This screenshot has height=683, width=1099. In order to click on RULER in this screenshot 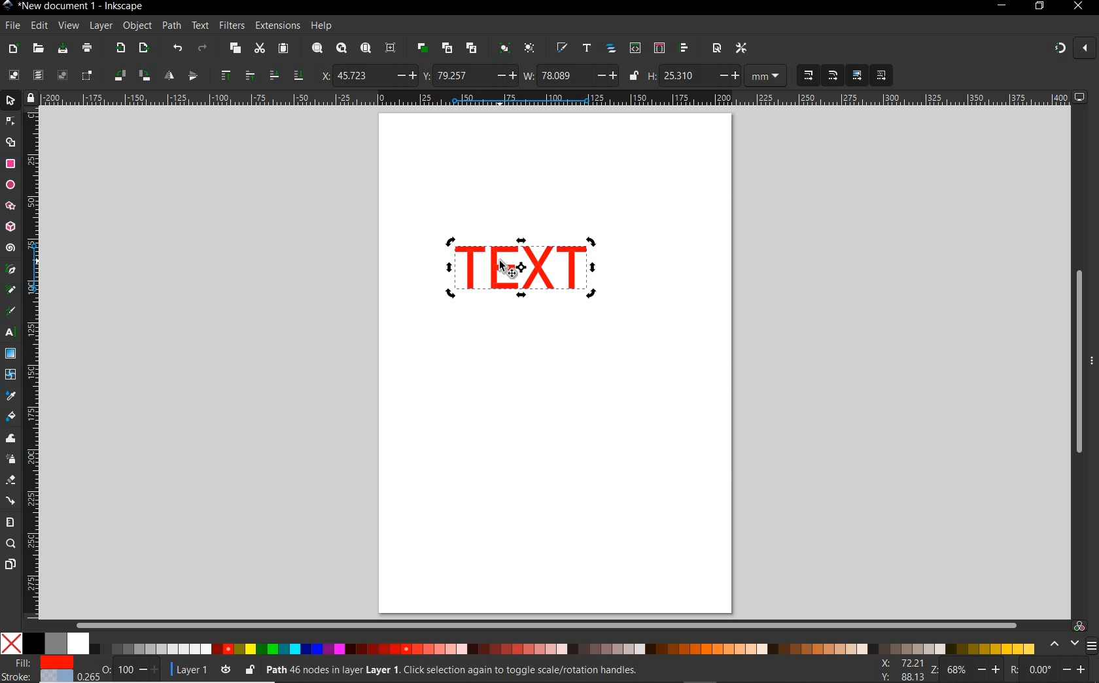, I will do `click(33, 364)`.